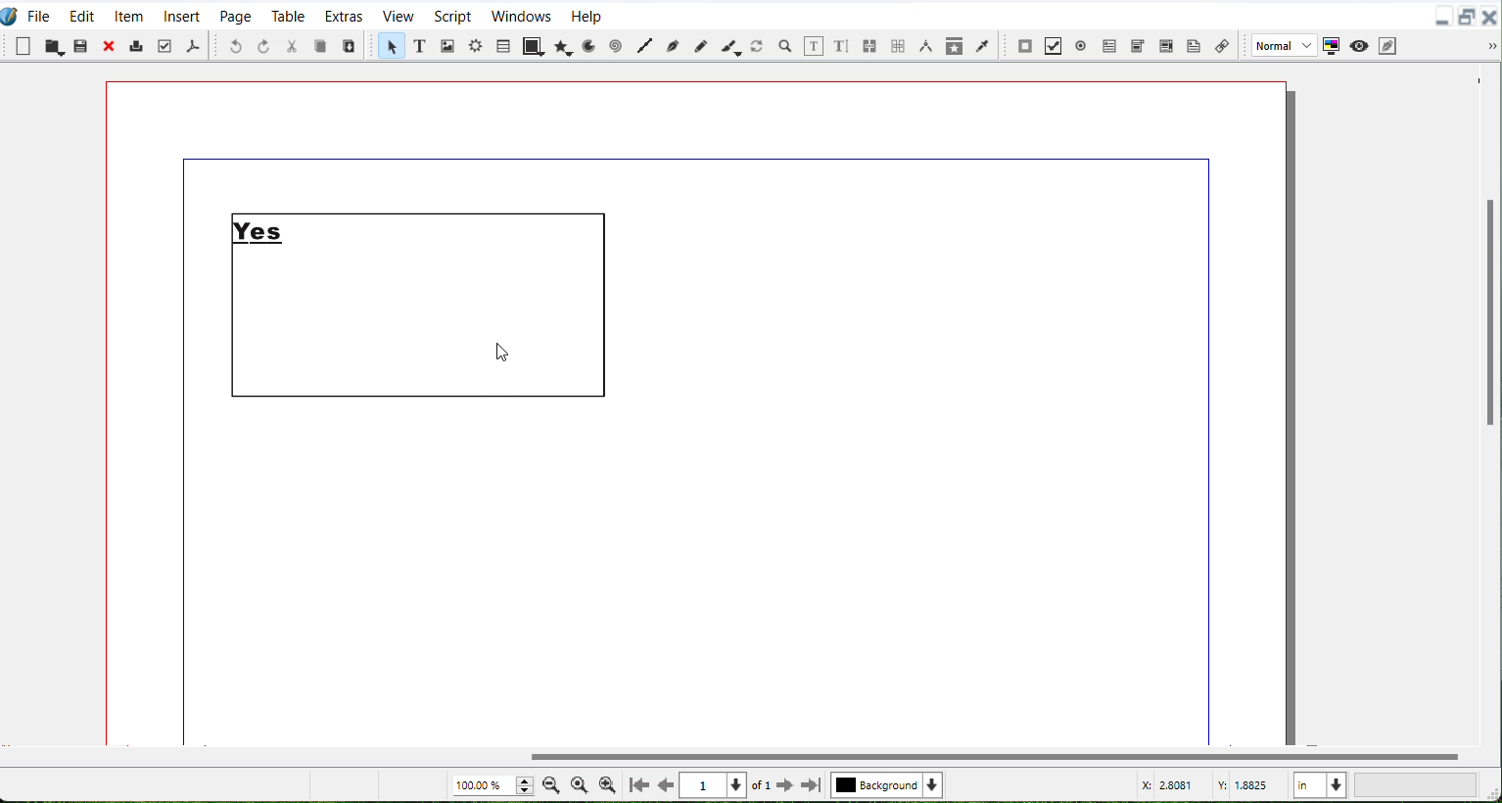 Image resolution: width=1502 pixels, height=803 pixels. Describe the element at coordinates (81, 14) in the screenshot. I see `Edit` at that location.